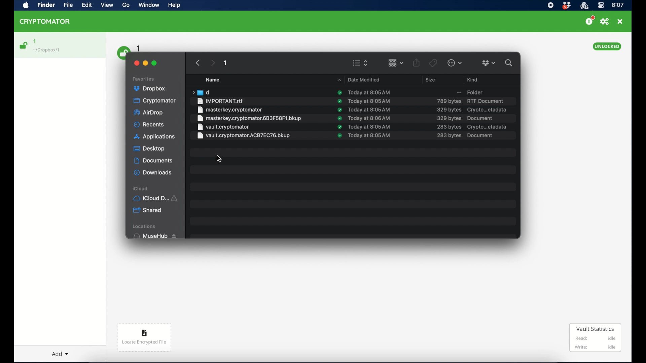 The image size is (646, 363). Describe the element at coordinates (149, 113) in the screenshot. I see `airdrop` at that location.